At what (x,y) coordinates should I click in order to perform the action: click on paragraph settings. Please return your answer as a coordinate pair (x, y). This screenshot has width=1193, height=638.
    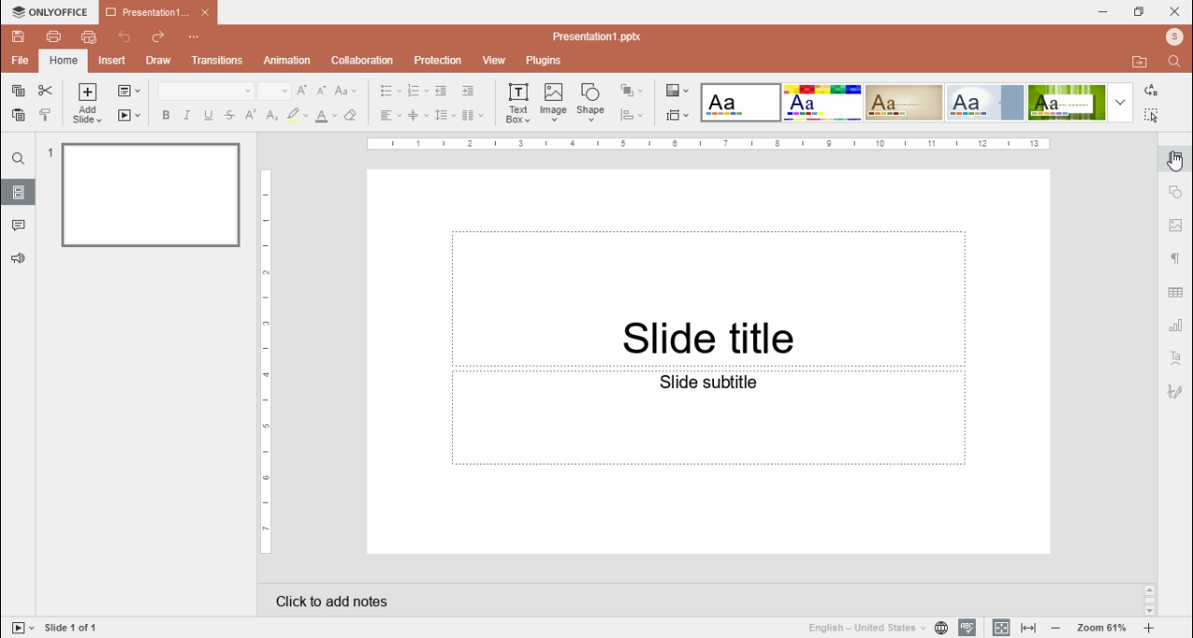
    Looking at the image, I should click on (1177, 257).